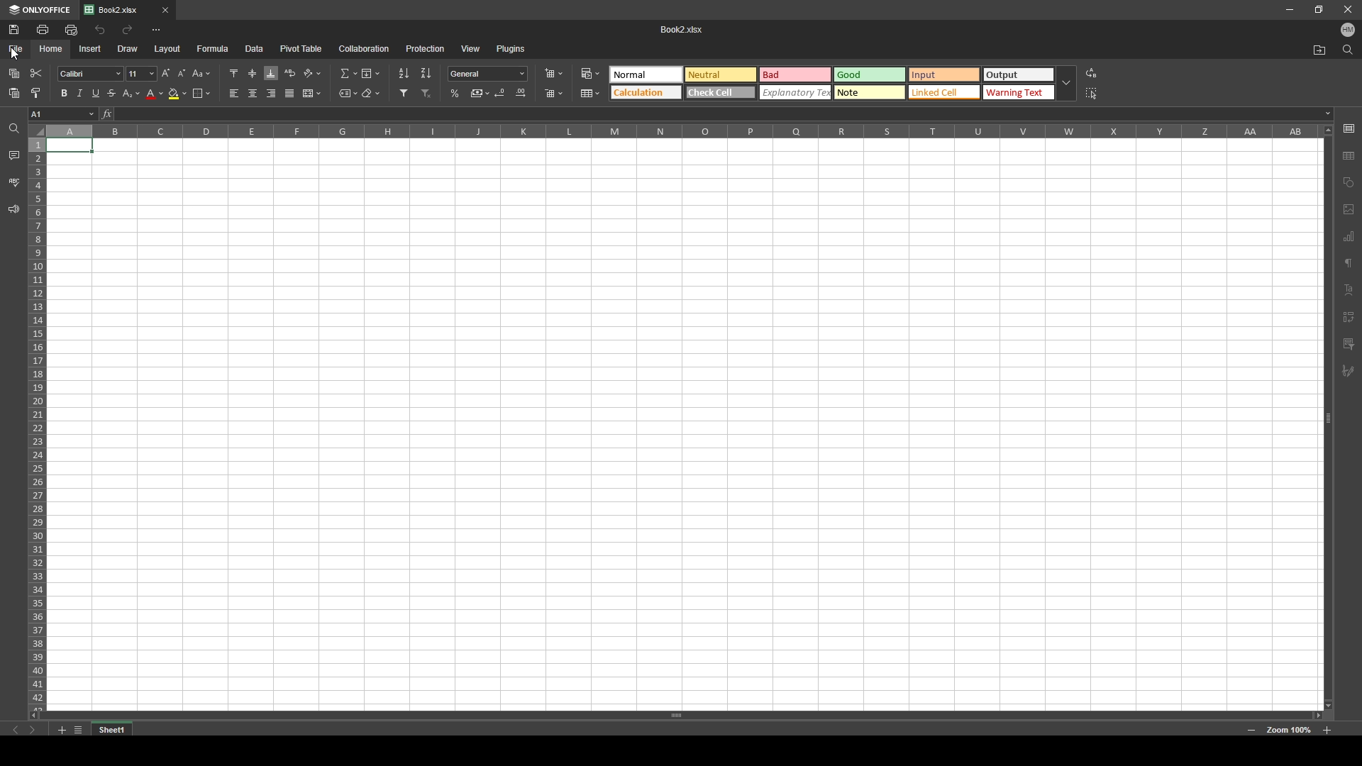  I want to click on chart, so click(1350, 238).